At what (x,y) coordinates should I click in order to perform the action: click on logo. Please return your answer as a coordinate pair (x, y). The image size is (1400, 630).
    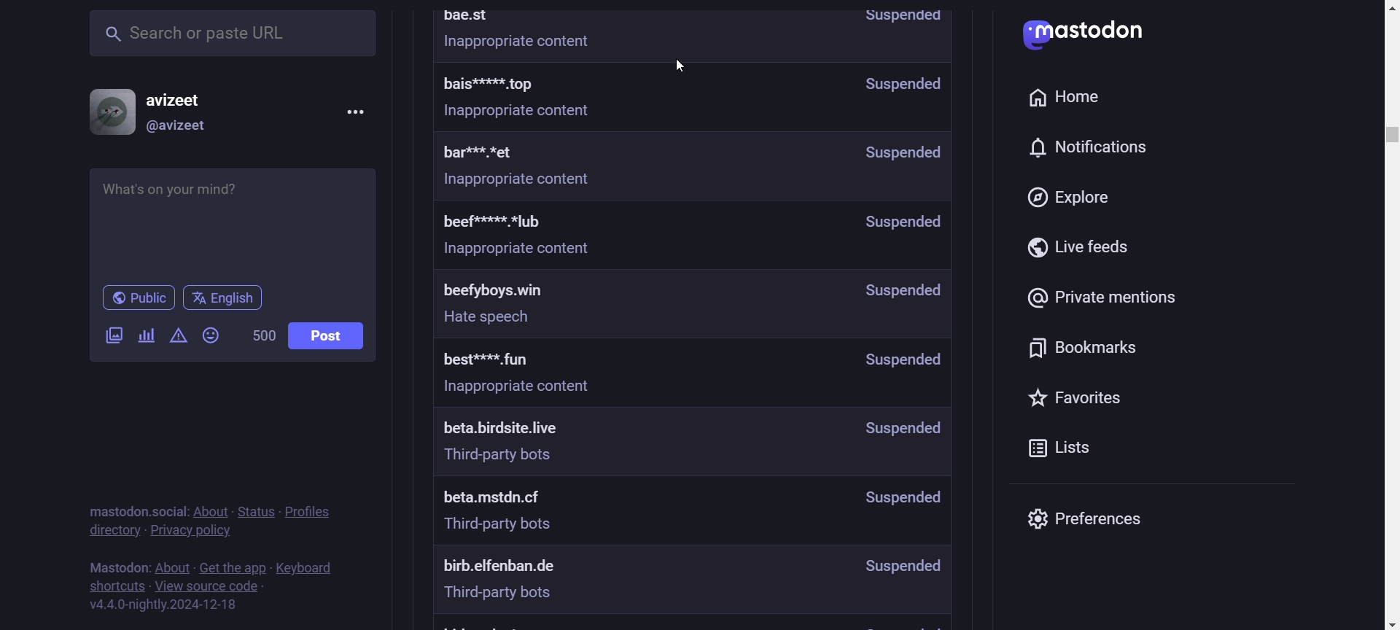
    Looking at the image, I should click on (1022, 36).